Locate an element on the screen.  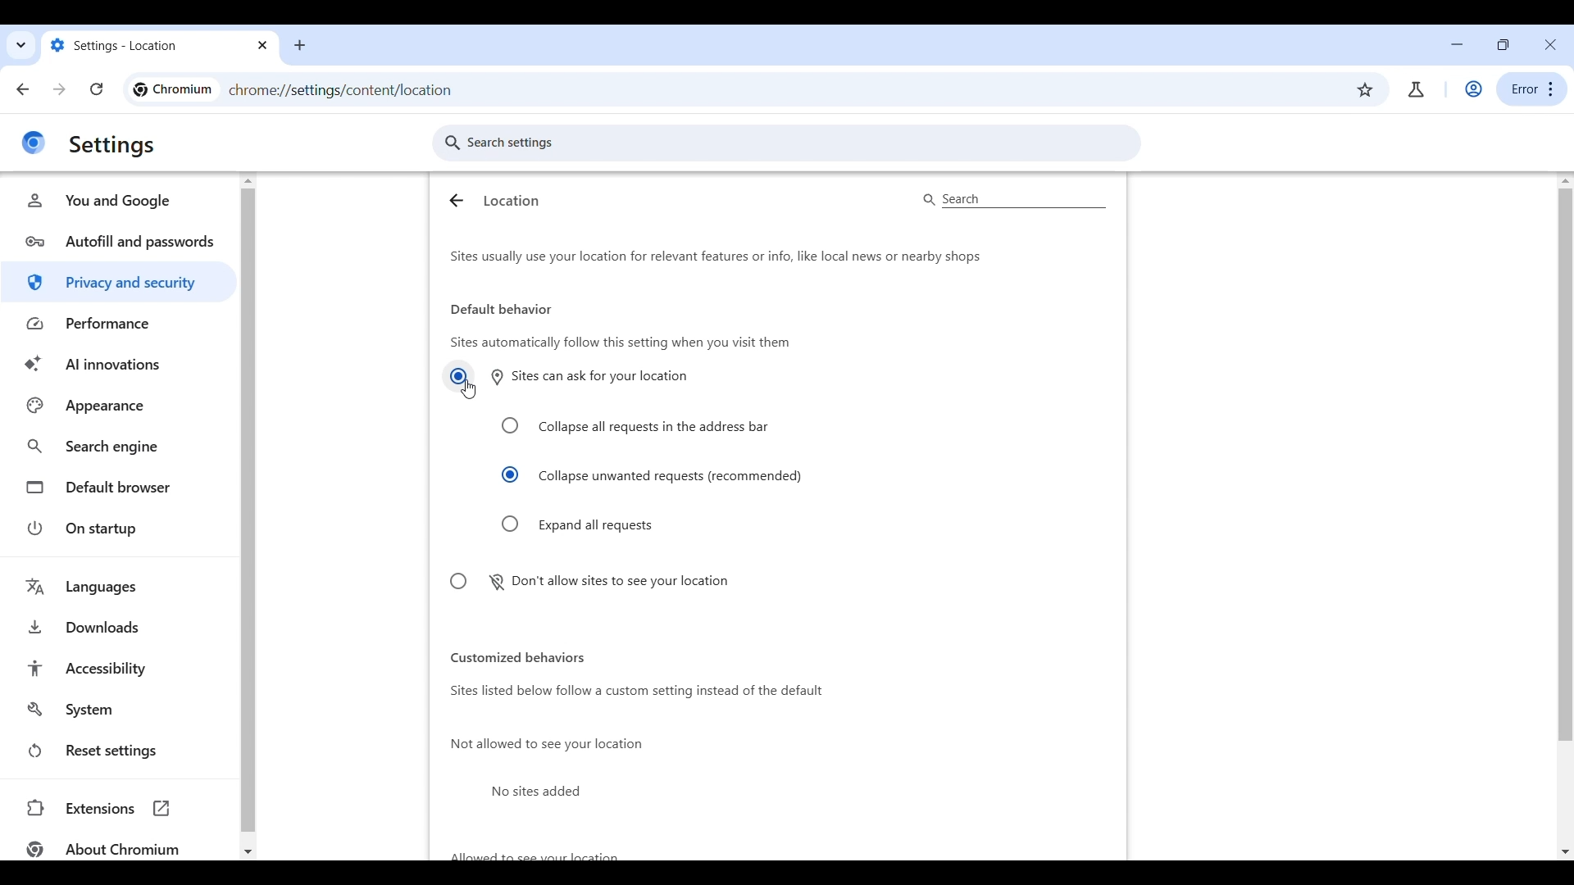
Performance is located at coordinates (118, 324).